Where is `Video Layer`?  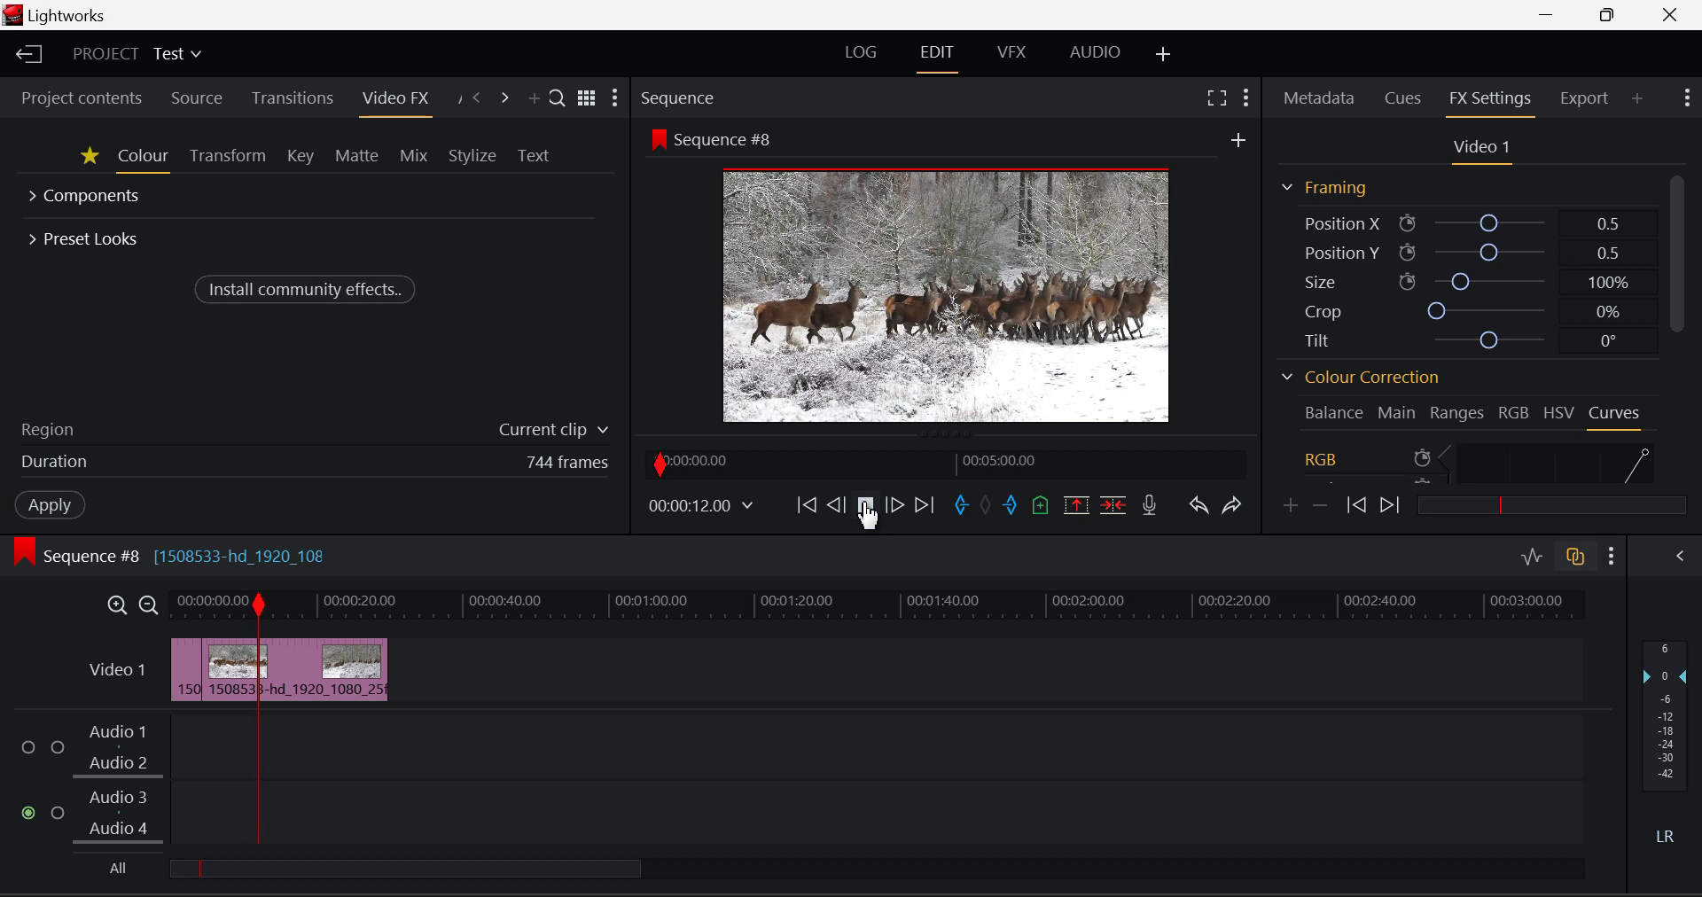
Video Layer is located at coordinates (117, 675).